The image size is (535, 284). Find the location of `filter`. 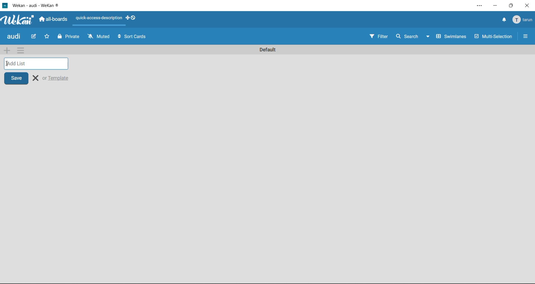

filter is located at coordinates (380, 37).